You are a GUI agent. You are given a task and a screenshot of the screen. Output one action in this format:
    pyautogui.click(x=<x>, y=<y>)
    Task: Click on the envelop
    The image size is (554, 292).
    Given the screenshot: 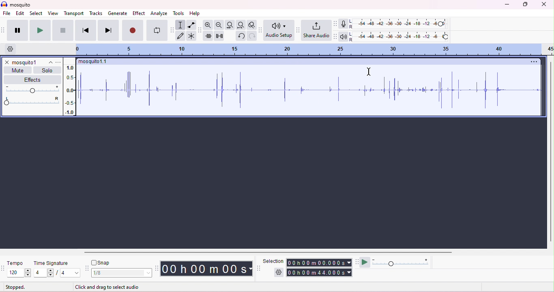 What is the action you would take?
    pyautogui.click(x=191, y=25)
    